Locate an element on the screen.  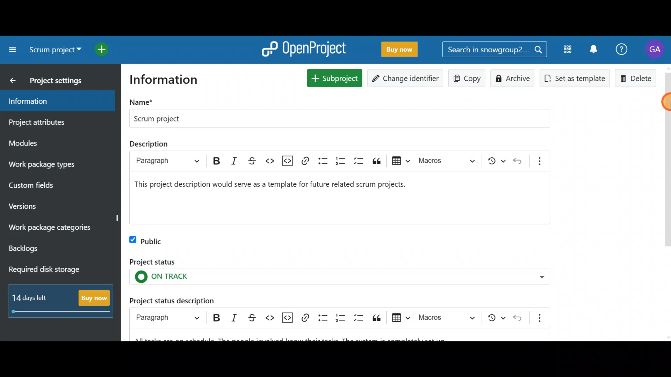
Bold is located at coordinates (216, 318).